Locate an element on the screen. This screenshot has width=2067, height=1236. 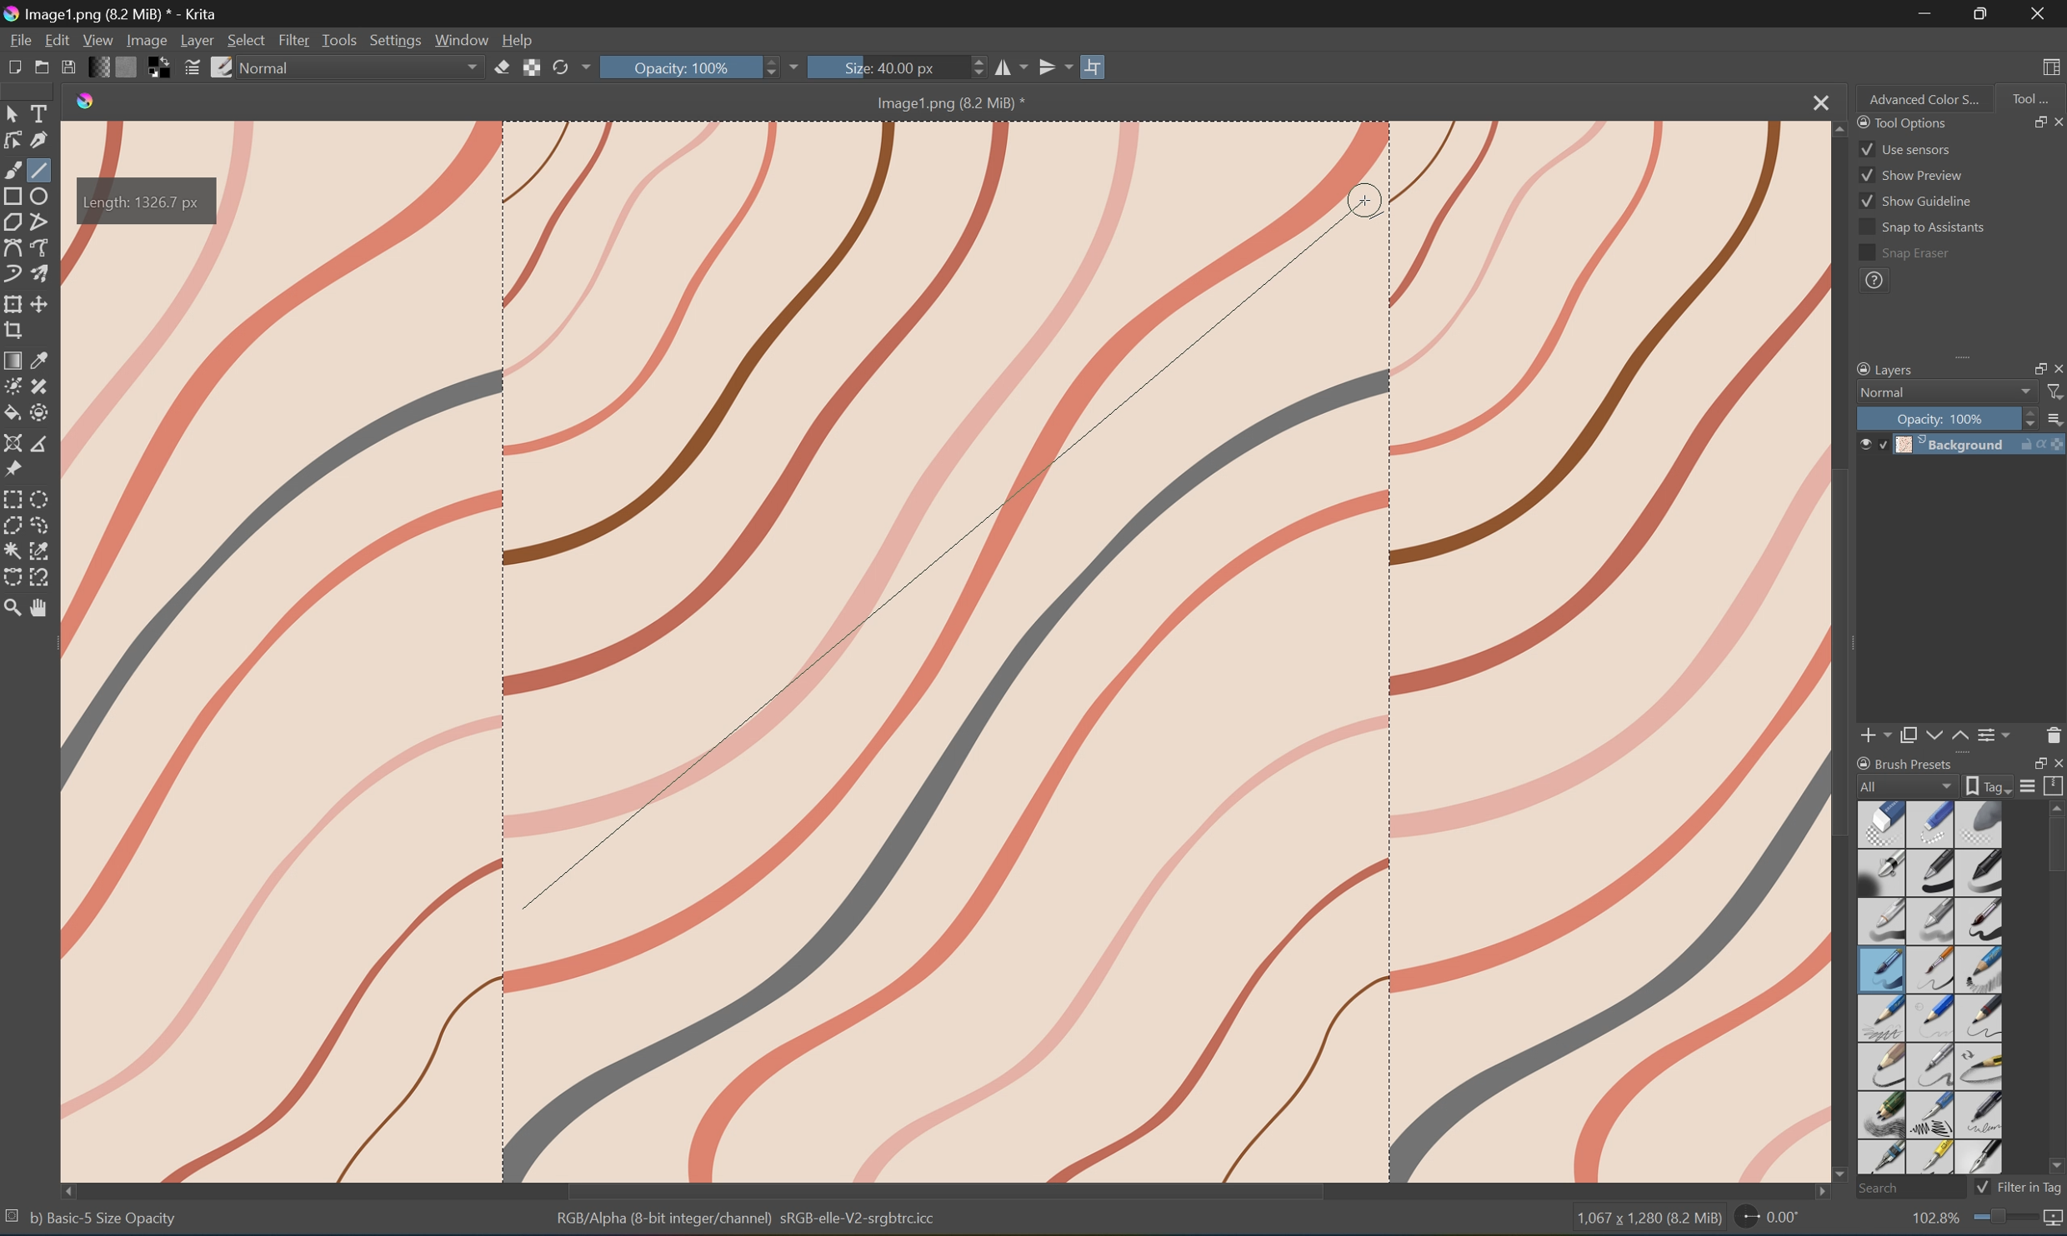
Background is located at coordinates (1983, 444).